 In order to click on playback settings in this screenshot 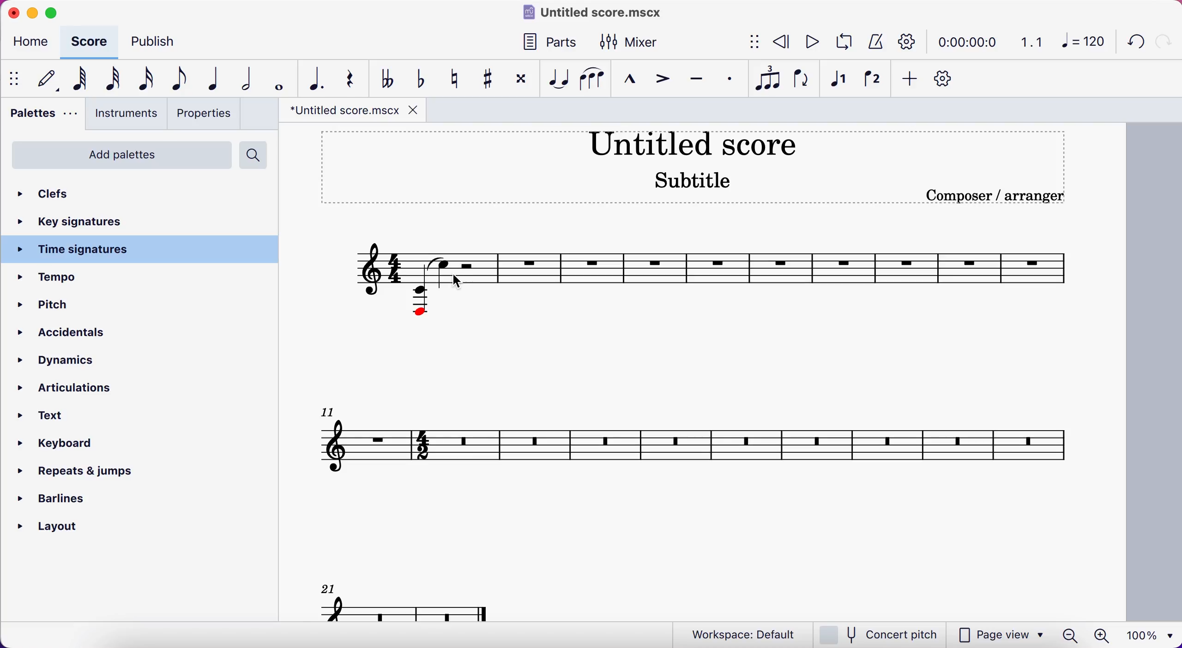, I will do `click(907, 41)`.